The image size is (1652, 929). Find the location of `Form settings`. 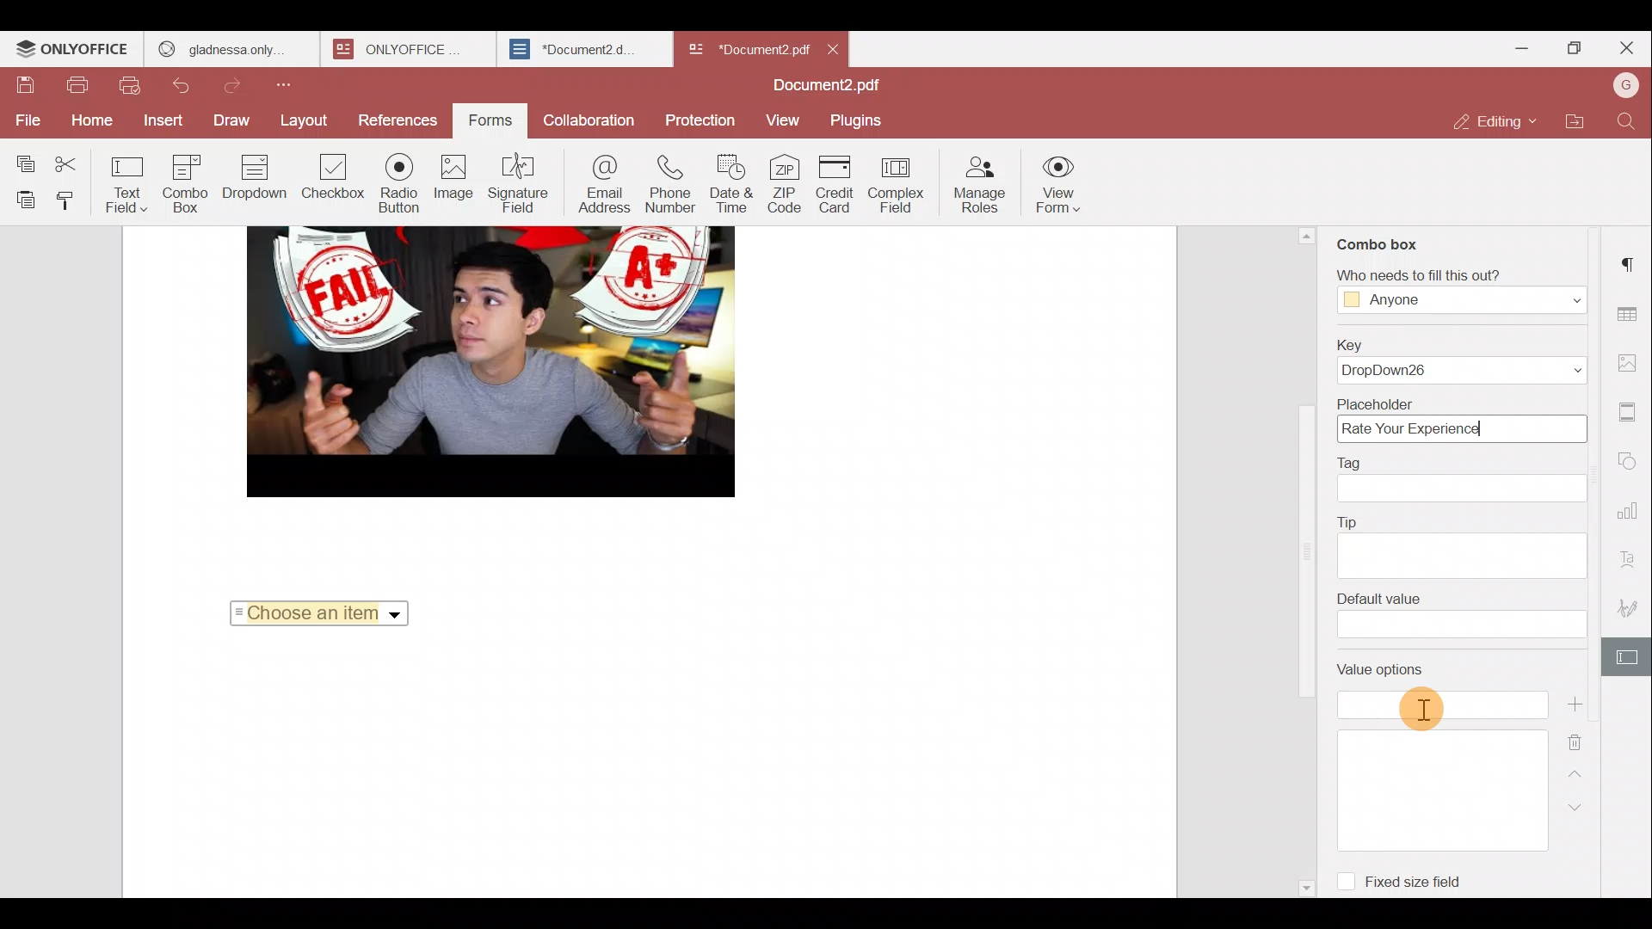

Form settings is located at coordinates (1628, 656).